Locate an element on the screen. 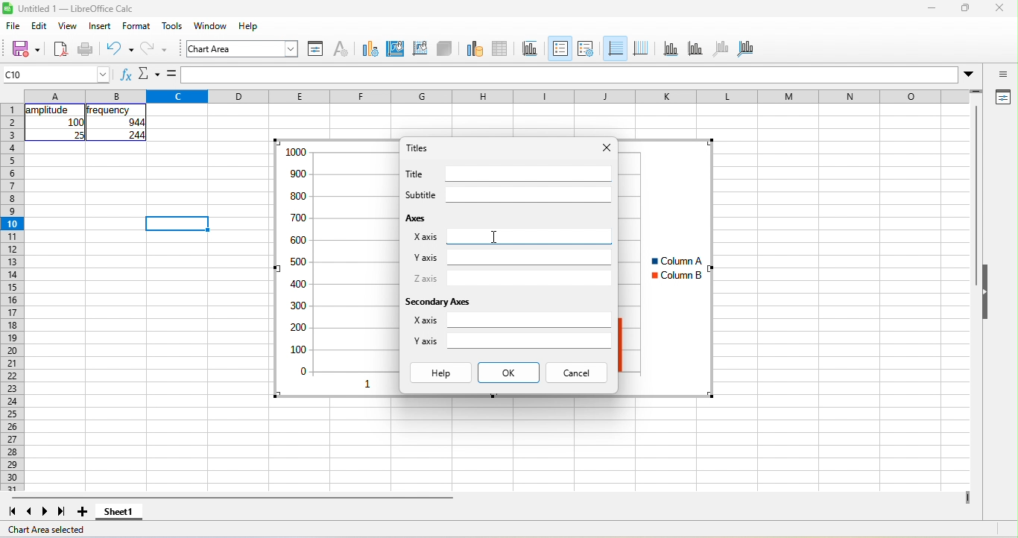  frequency is located at coordinates (108, 110).